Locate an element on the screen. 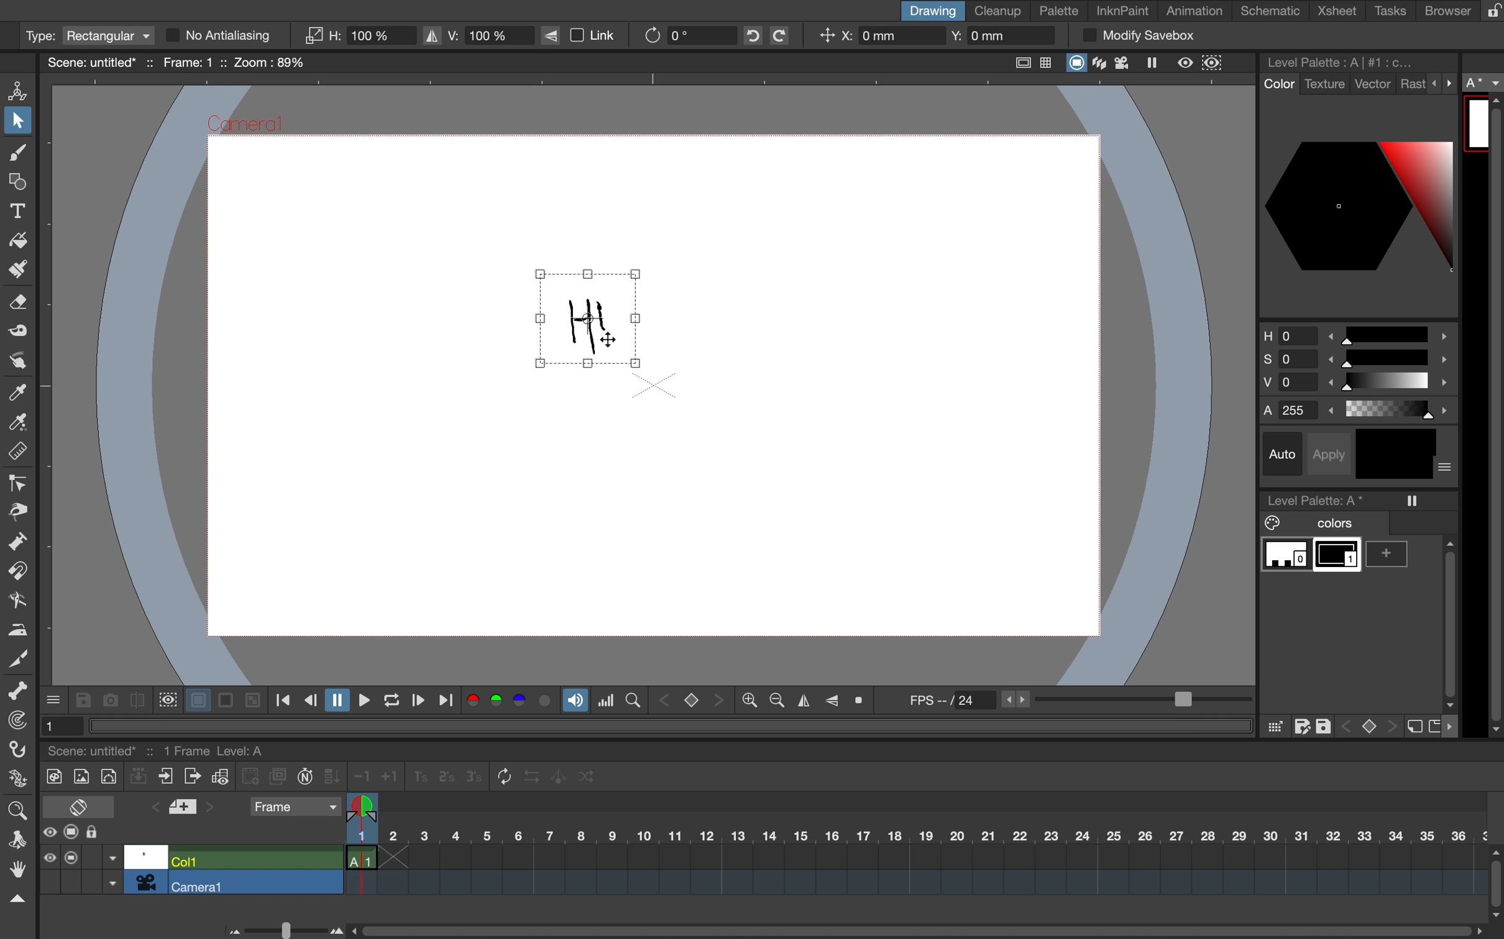 The height and width of the screenshot is (939, 1504). zoom tool is located at coordinates (16, 809).